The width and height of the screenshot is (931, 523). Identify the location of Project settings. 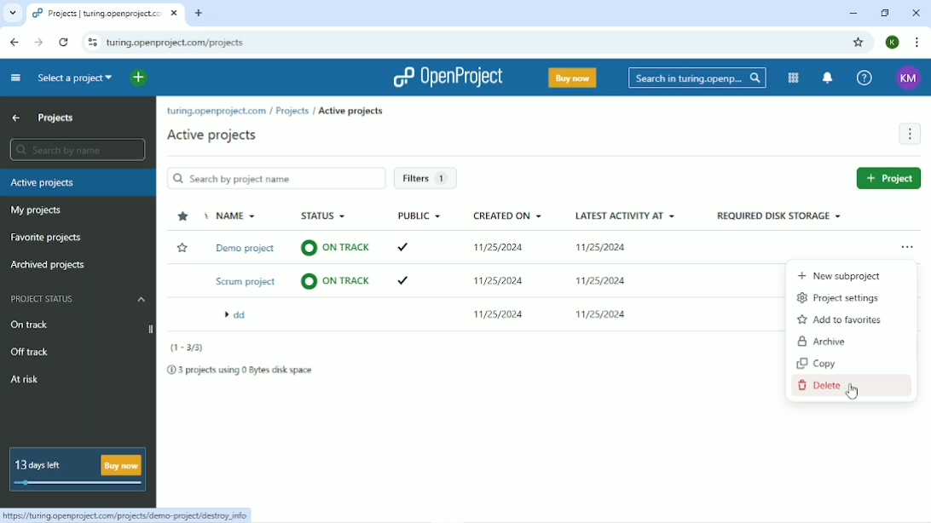
(839, 296).